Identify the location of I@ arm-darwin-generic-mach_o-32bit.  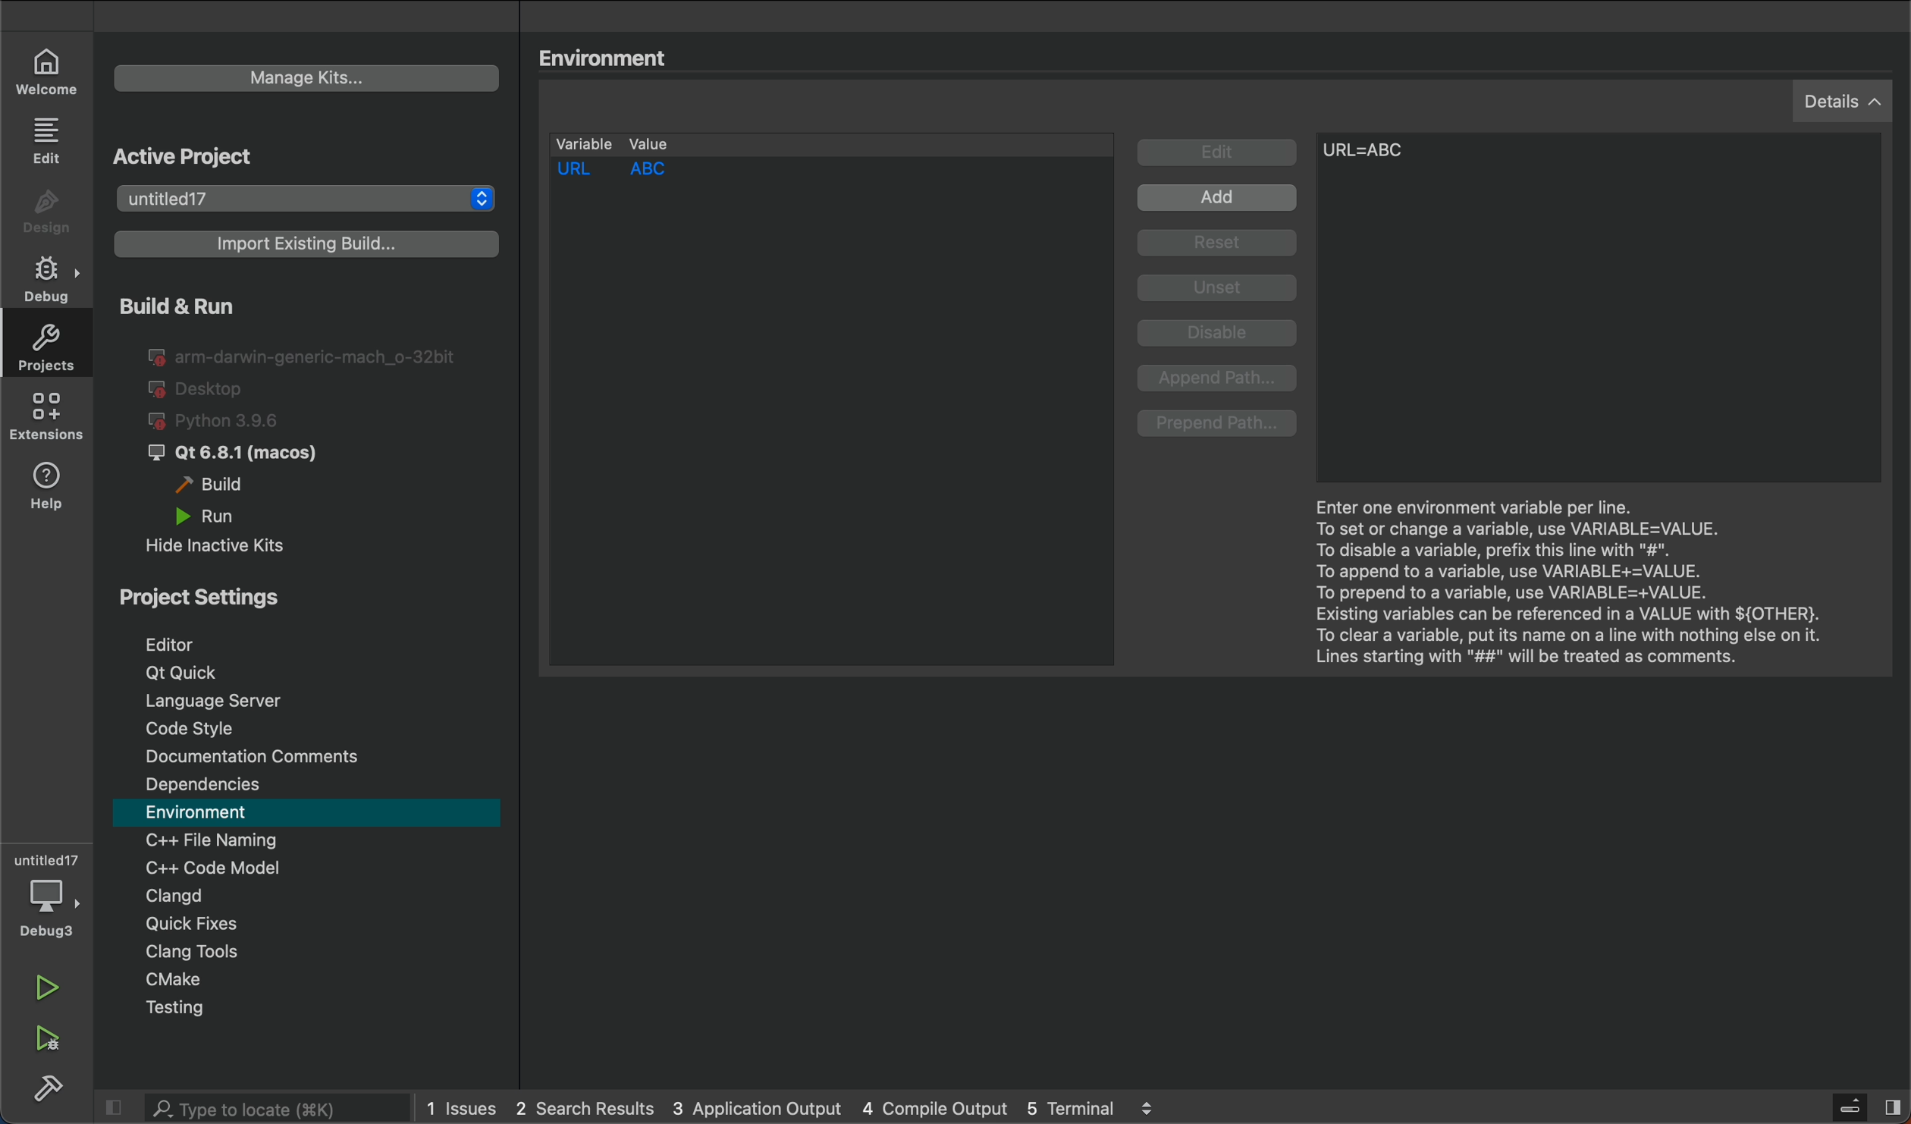
(305, 354).